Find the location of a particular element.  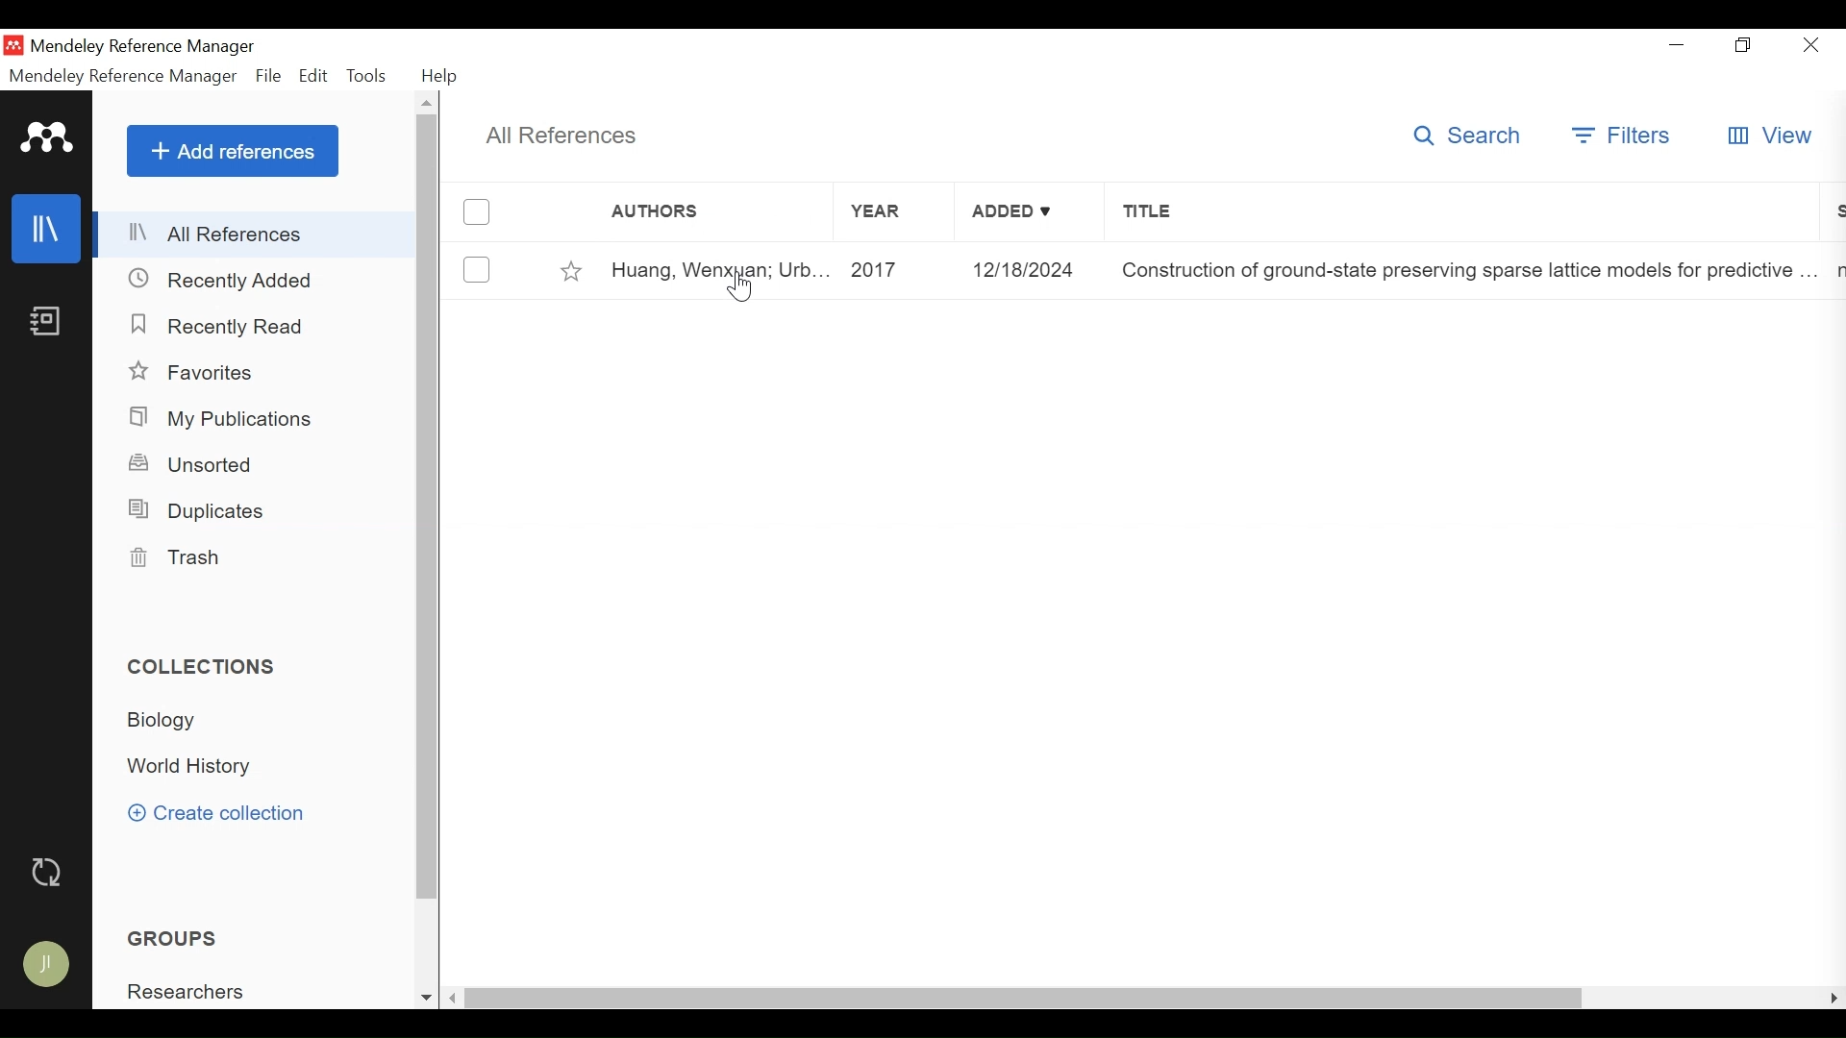

Collection is located at coordinates (199, 767).